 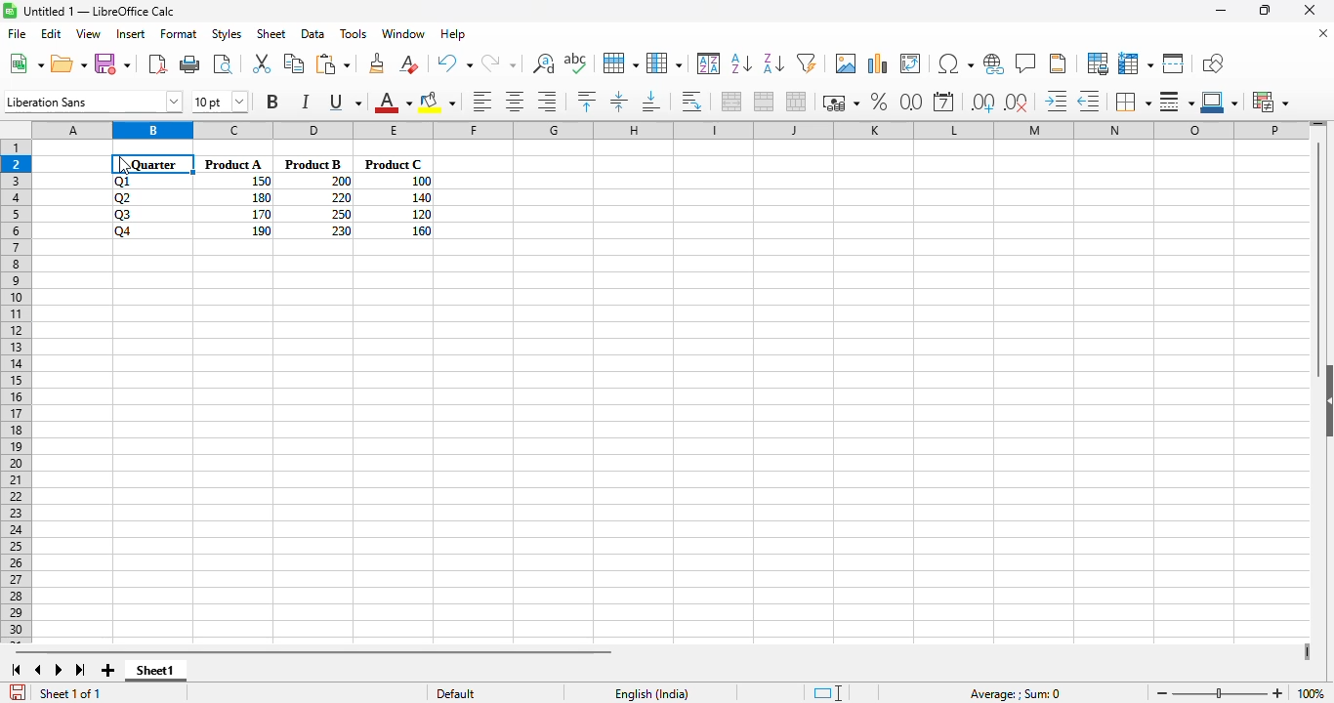 I want to click on 230, so click(x=341, y=231).